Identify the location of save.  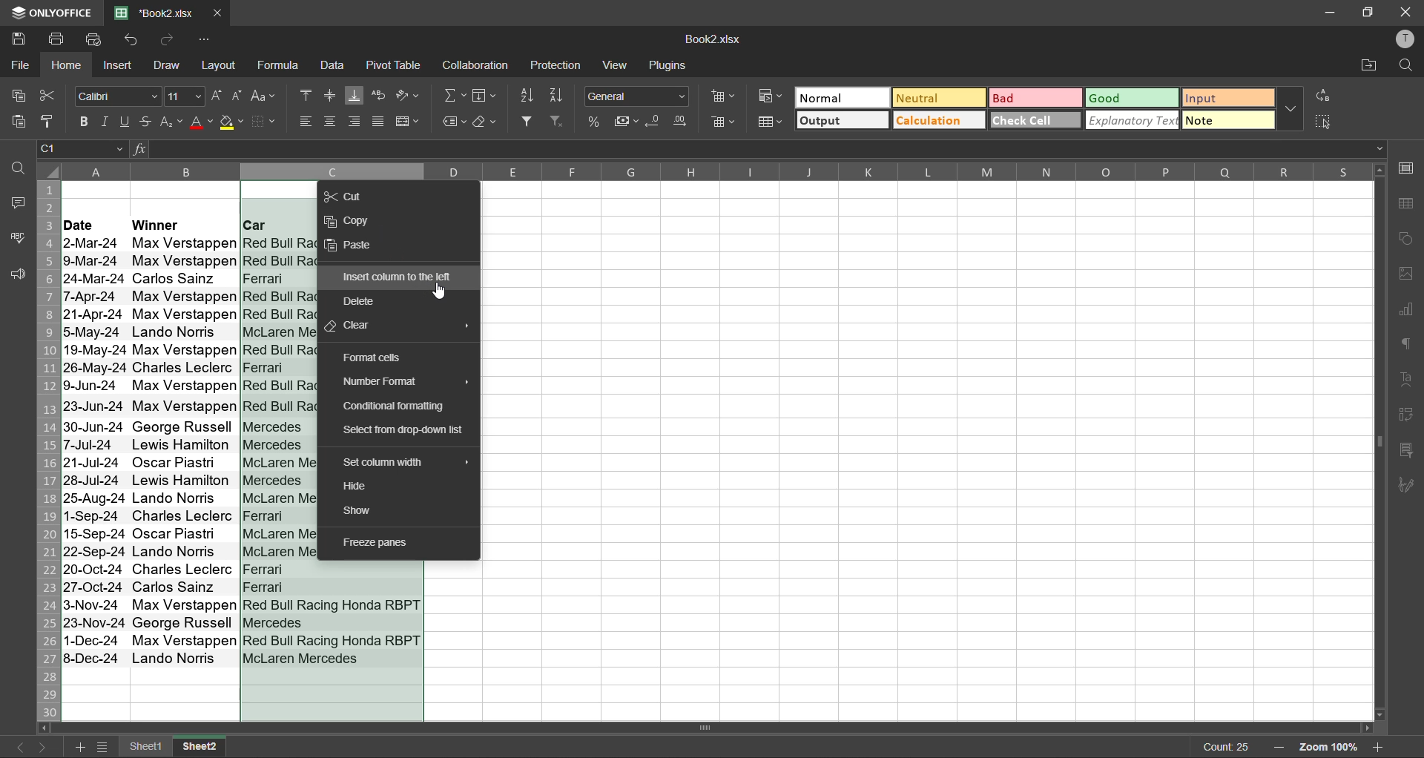
(19, 39).